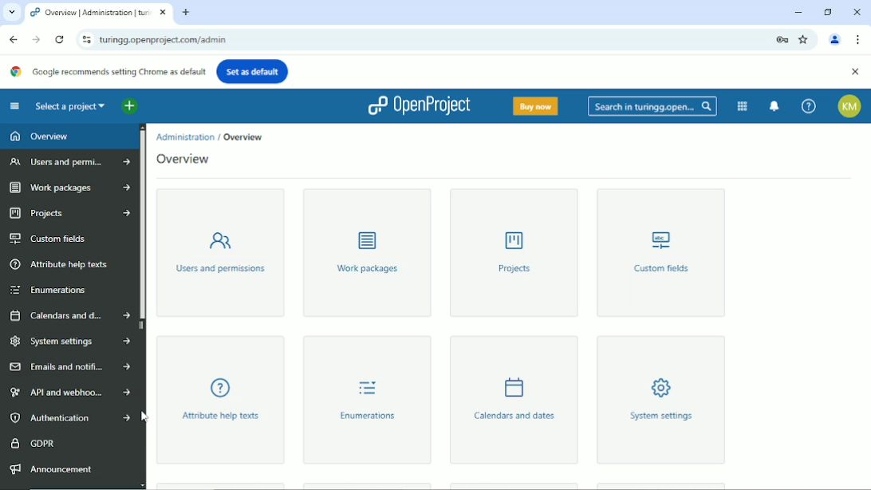 The height and width of the screenshot is (490, 871). What do you see at coordinates (429, 40) in the screenshot?
I see `current site link : turingg.openproject.com/admin` at bounding box center [429, 40].